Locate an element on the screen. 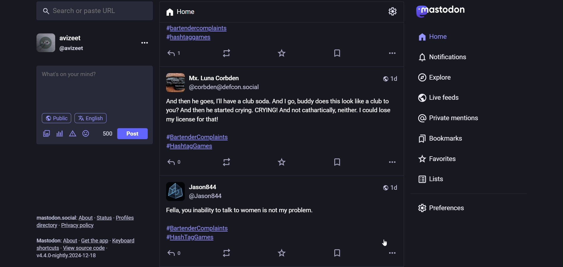 The height and width of the screenshot is (267, 563). live feeds is located at coordinates (443, 96).